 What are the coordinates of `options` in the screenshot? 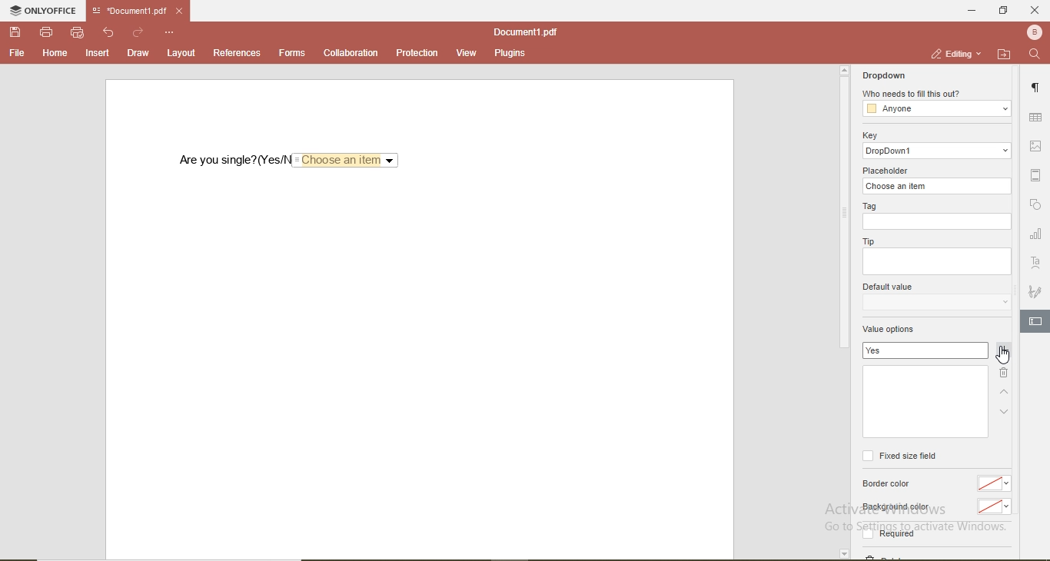 It's located at (170, 33).